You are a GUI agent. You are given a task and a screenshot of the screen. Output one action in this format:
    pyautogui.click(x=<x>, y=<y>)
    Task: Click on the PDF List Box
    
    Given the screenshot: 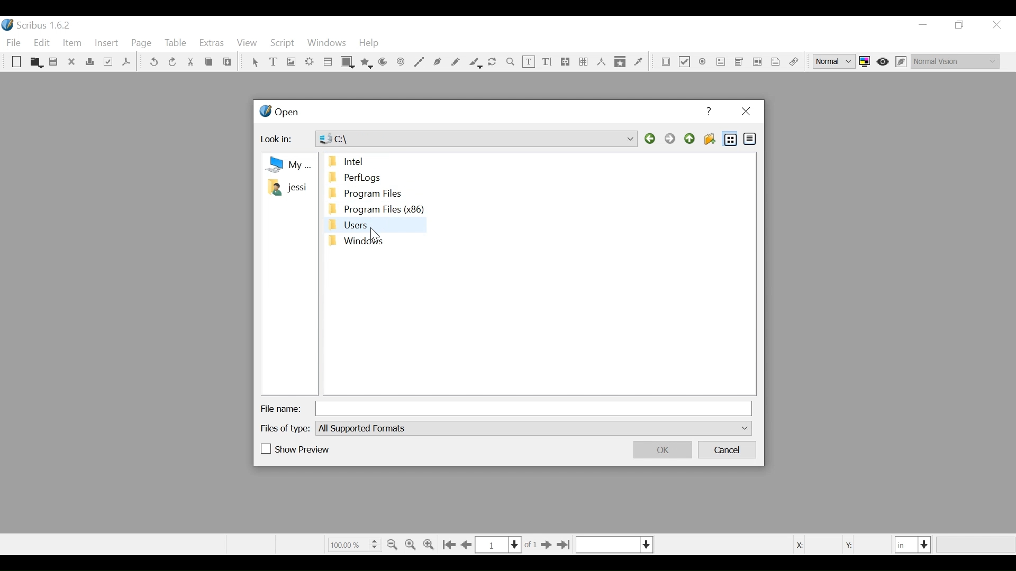 What is the action you would take?
    pyautogui.click(x=739, y=62)
    